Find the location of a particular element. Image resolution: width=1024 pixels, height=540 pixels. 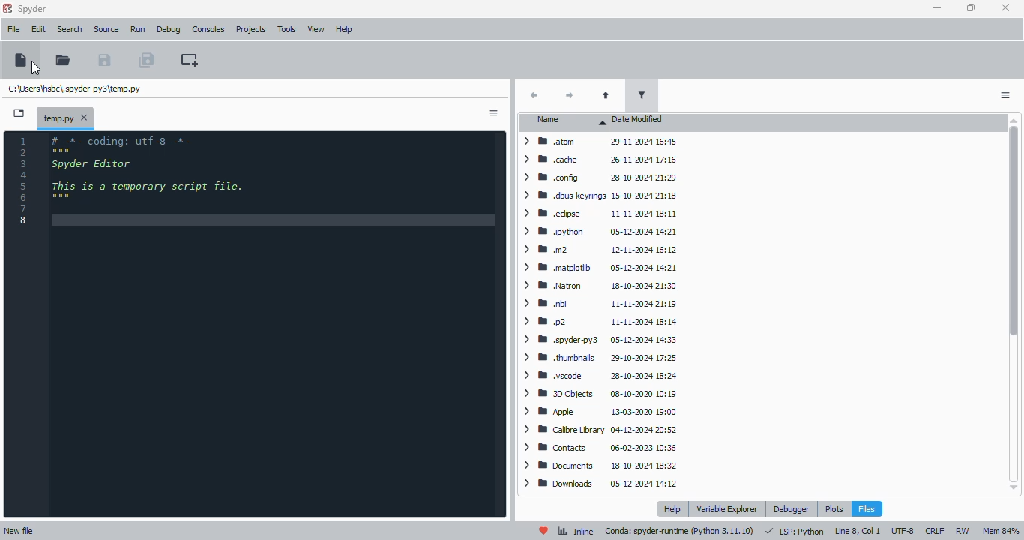

next is located at coordinates (571, 94).